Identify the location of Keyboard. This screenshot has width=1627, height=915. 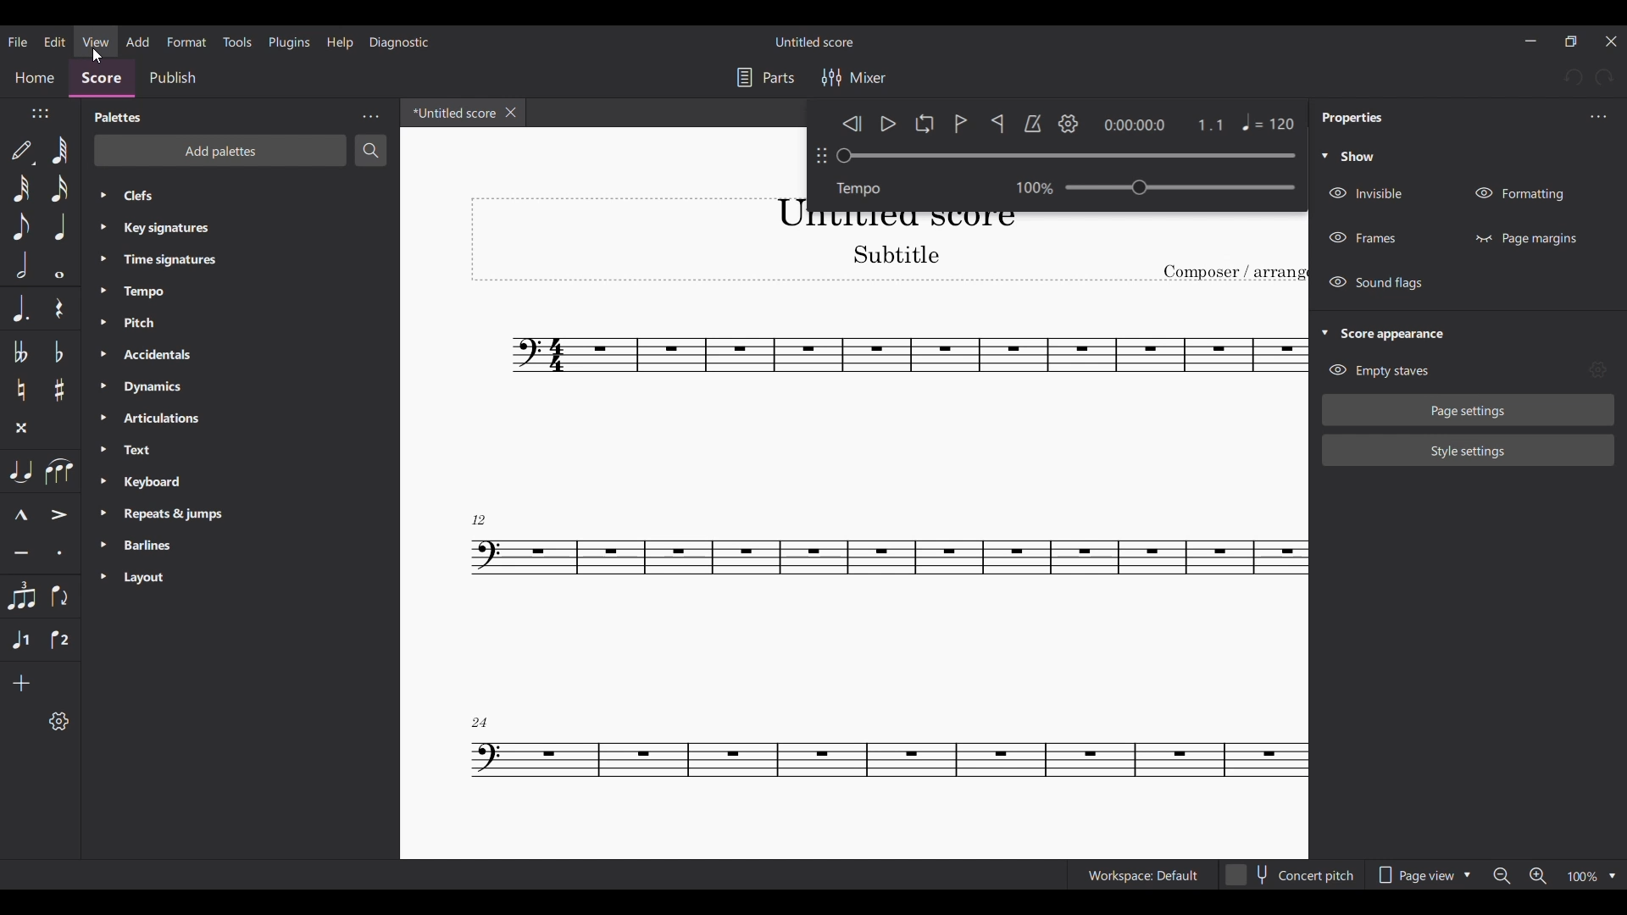
(222, 481).